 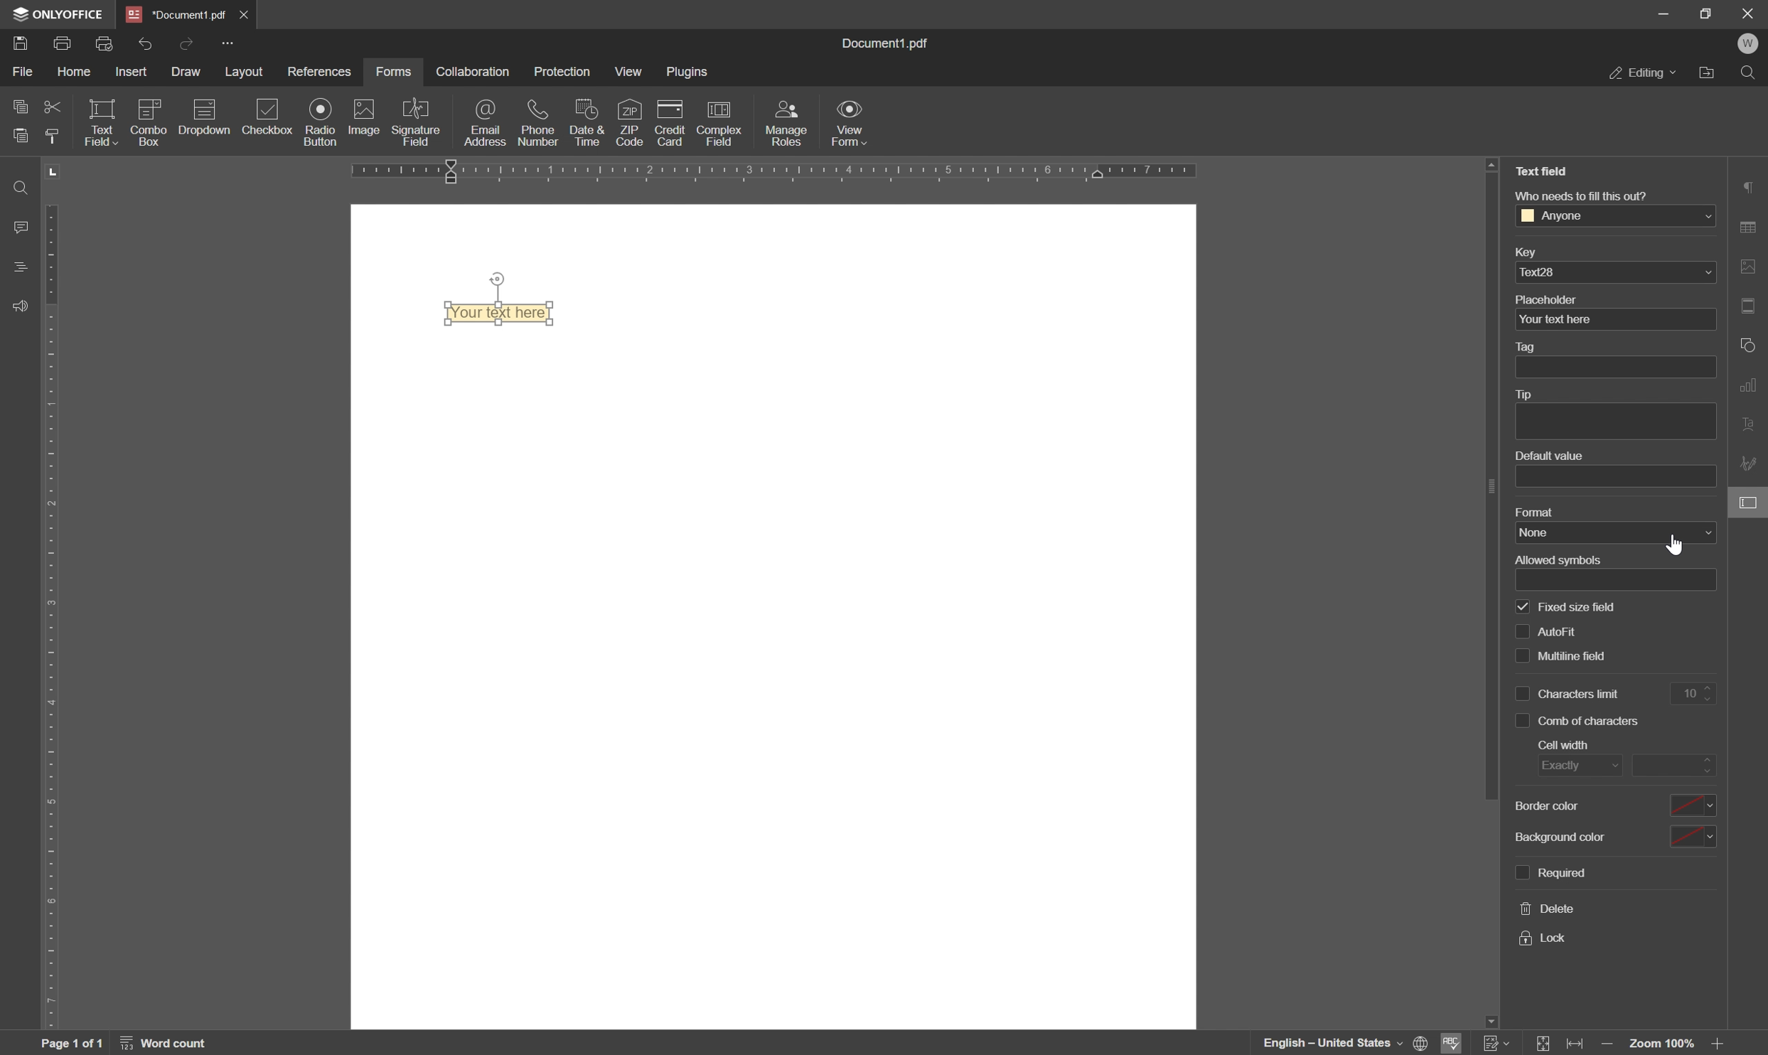 I want to click on dropdown, so click(x=203, y=140).